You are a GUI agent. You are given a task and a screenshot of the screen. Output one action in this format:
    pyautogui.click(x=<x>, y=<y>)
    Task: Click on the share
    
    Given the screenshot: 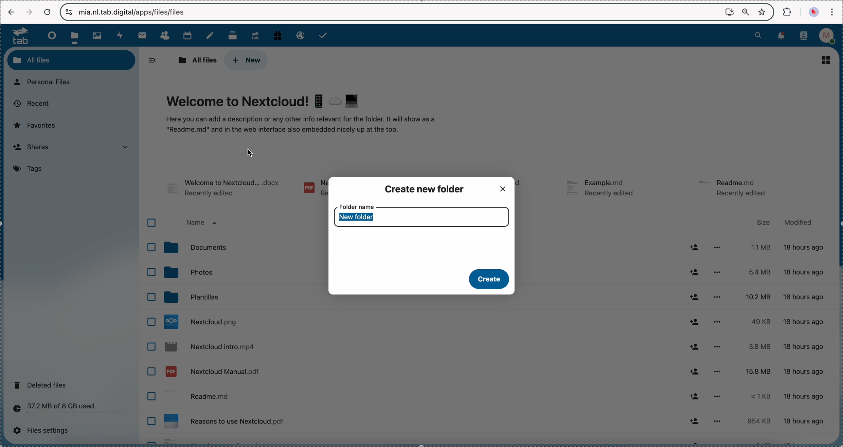 What is the action you would take?
    pyautogui.click(x=696, y=297)
    